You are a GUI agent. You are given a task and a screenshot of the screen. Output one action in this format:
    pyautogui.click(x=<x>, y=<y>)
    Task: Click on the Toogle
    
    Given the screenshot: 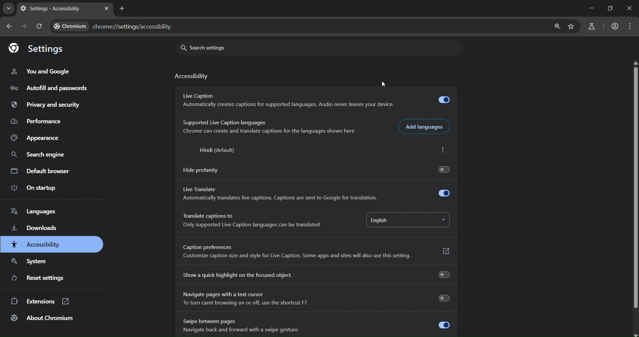 What is the action you would take?
    pyautogui.click(x=442, y=100)
    